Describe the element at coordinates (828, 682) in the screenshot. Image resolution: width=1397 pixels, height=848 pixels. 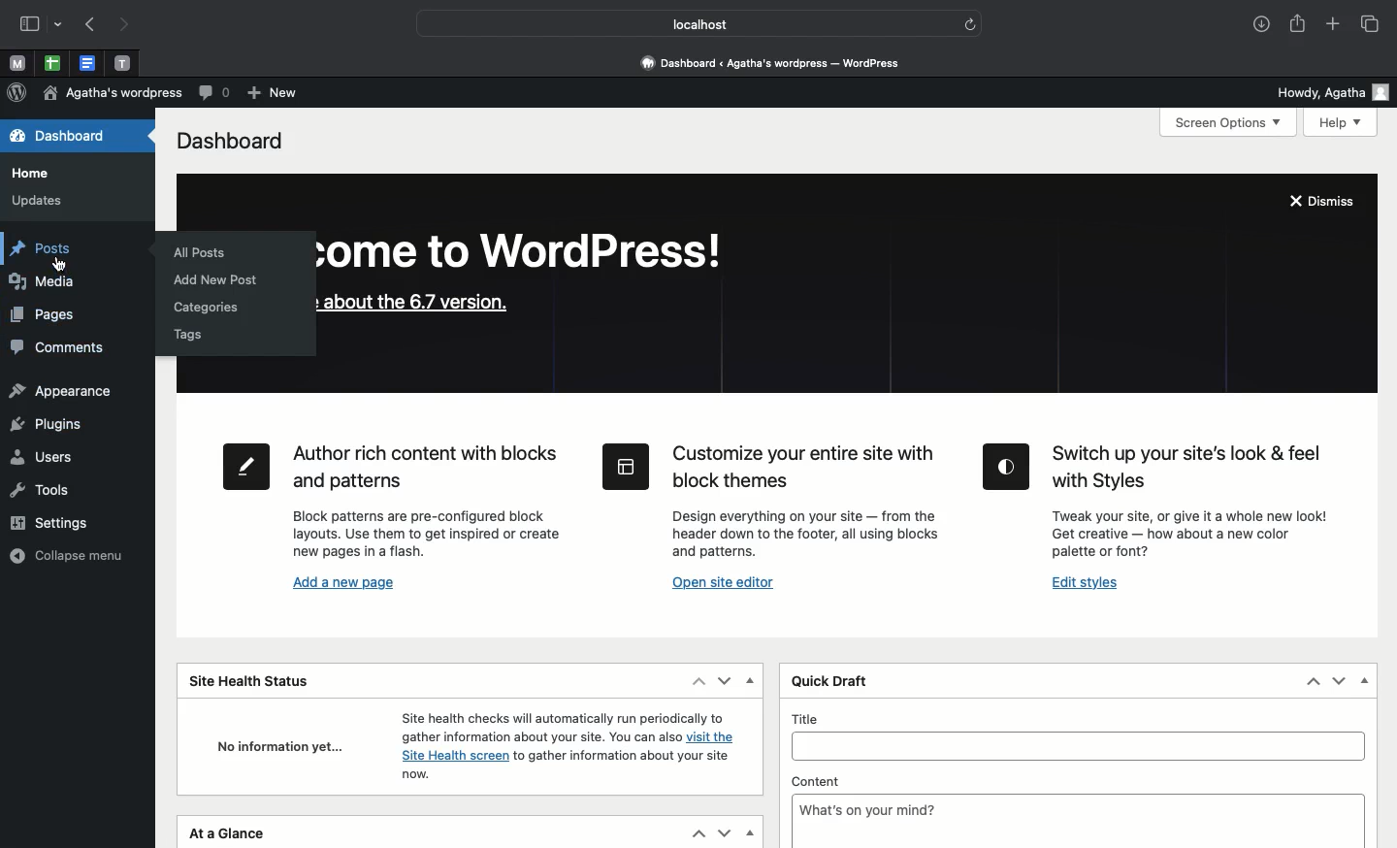
I see `Quick draft` at that location.